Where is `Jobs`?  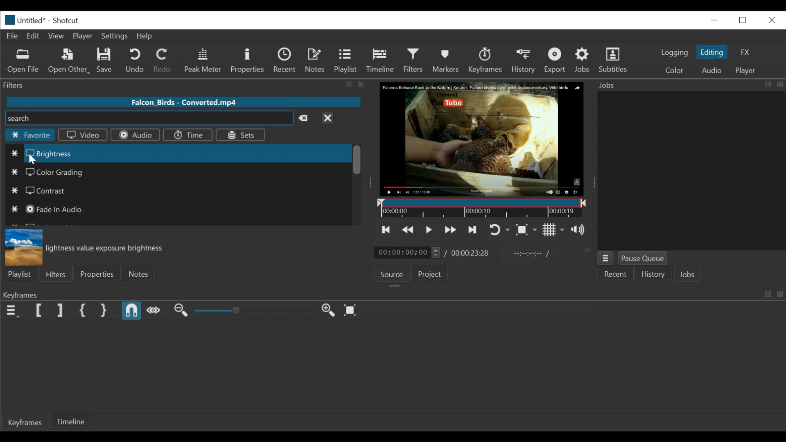
Jobs is located at coordinates (583, 61).